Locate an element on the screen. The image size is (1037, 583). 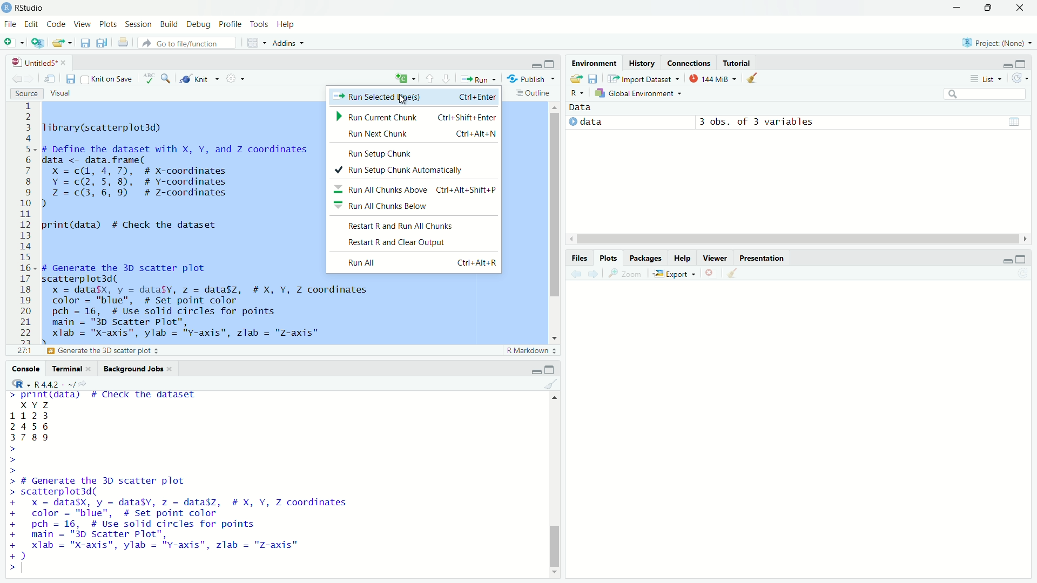
background jobs is located at coordinates (132, 369).